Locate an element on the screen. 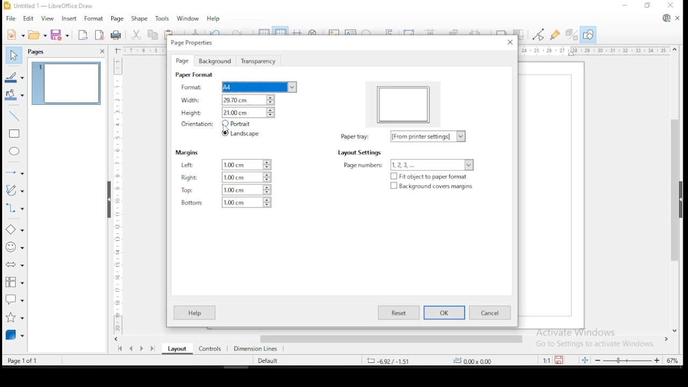  show helplines when moving is located at coordinates (298, 32).